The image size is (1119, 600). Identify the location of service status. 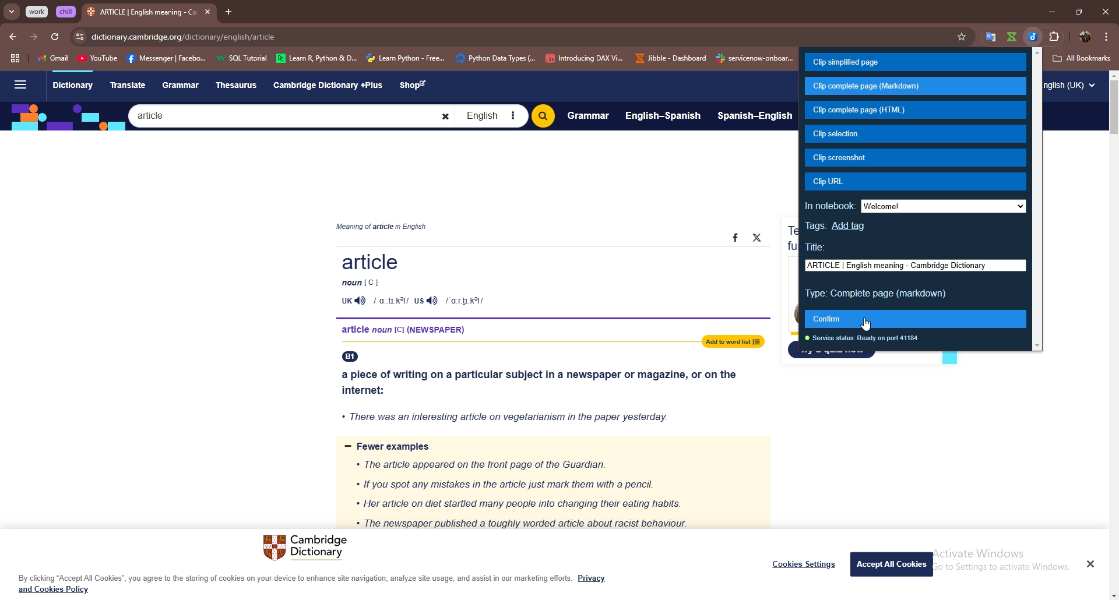
(865, 339).